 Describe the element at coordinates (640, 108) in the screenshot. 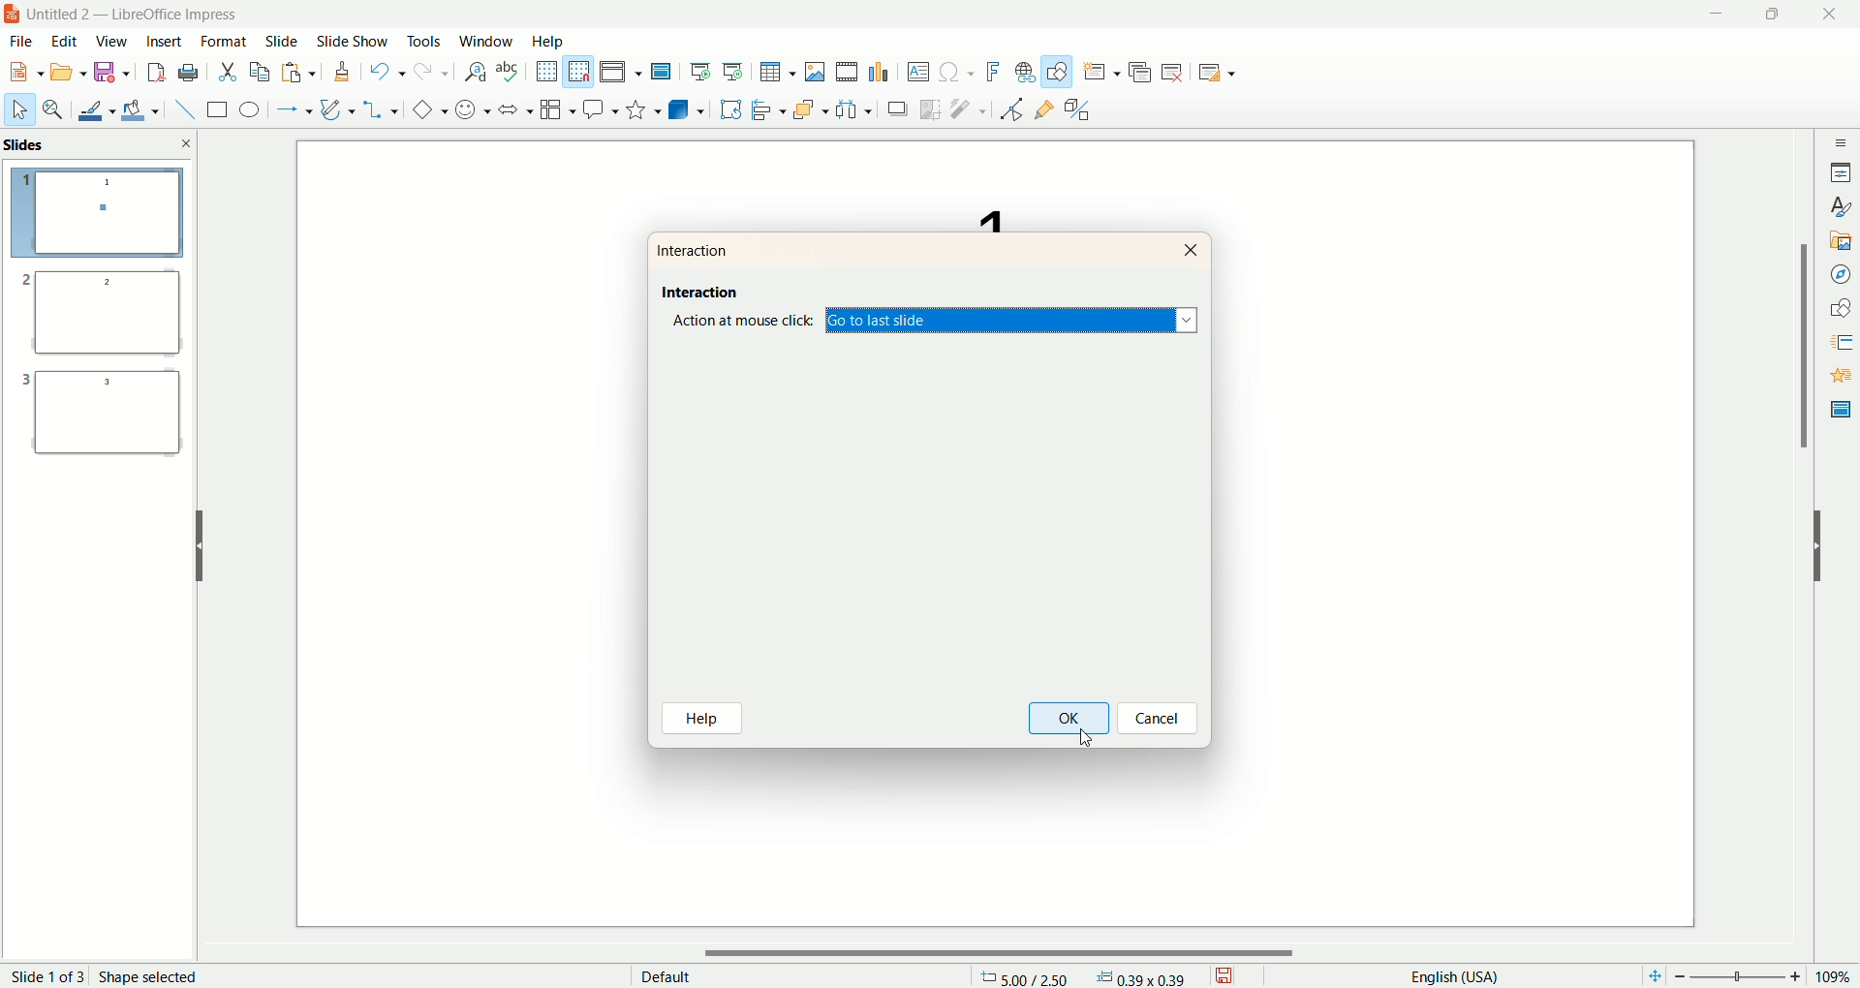

I see `stars and banners` at that location.